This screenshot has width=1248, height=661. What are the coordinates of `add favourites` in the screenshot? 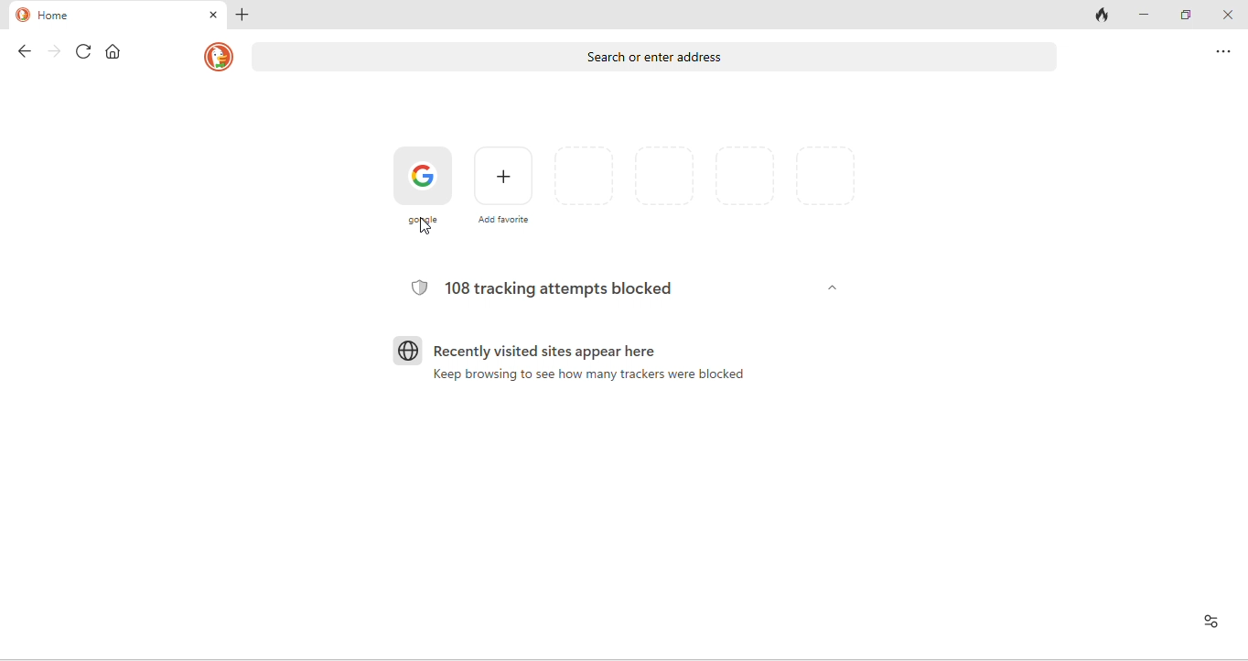 It's located at (505, 184).